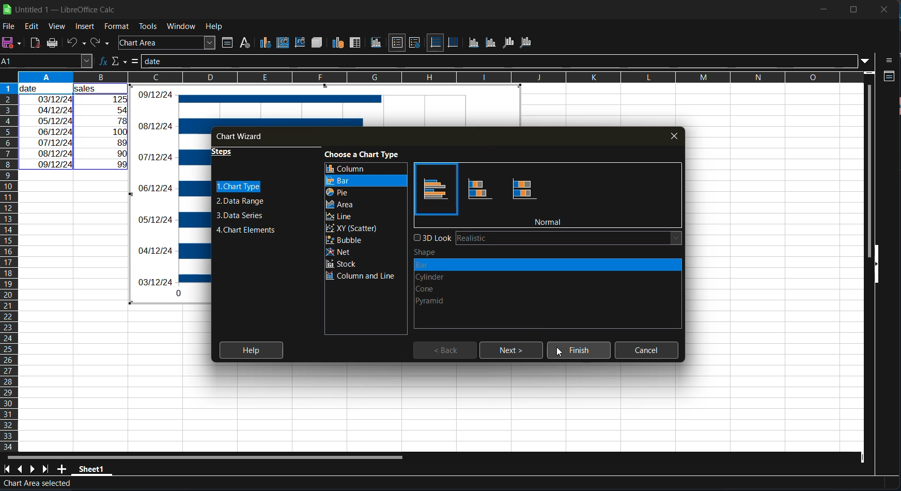 The height and width of the screenshot is (491, 901). I want to click on chart wall, so click(300, 42).